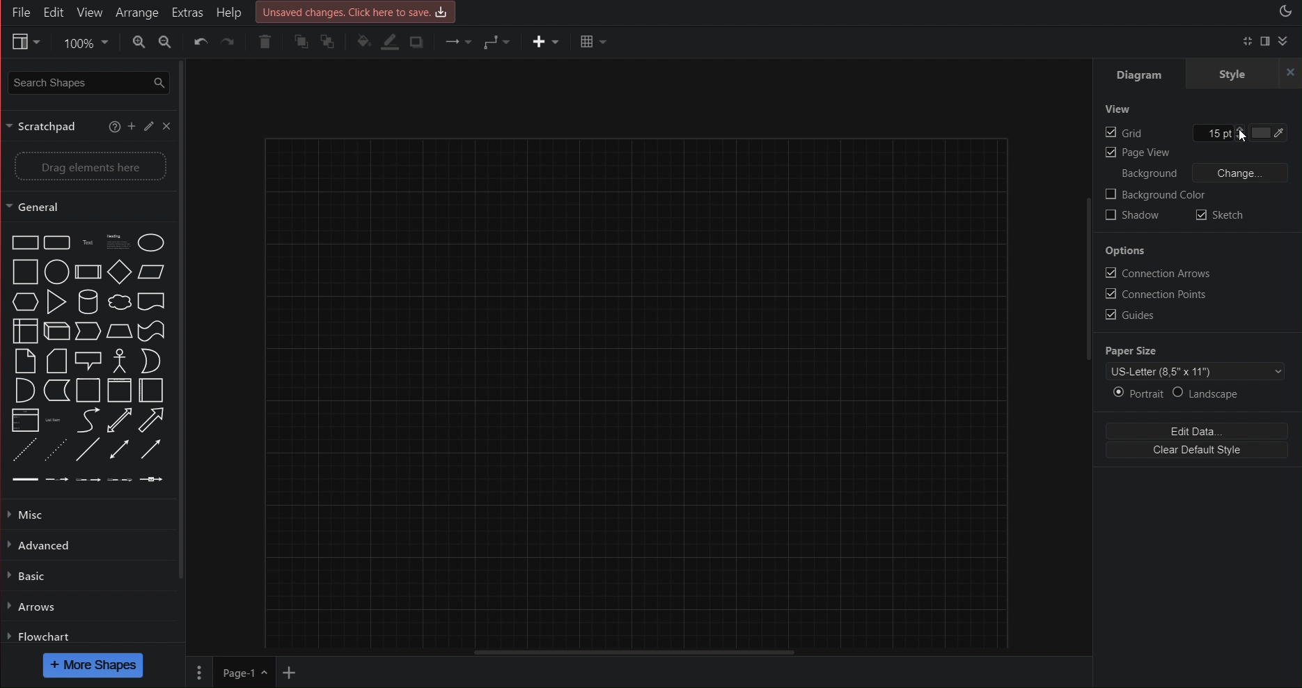 This screenshot has height=688, width=1302. What do you see at coordinates (87, 164) in the screenshot?
I see `Drag elements here` at bounding box center [87, 164].